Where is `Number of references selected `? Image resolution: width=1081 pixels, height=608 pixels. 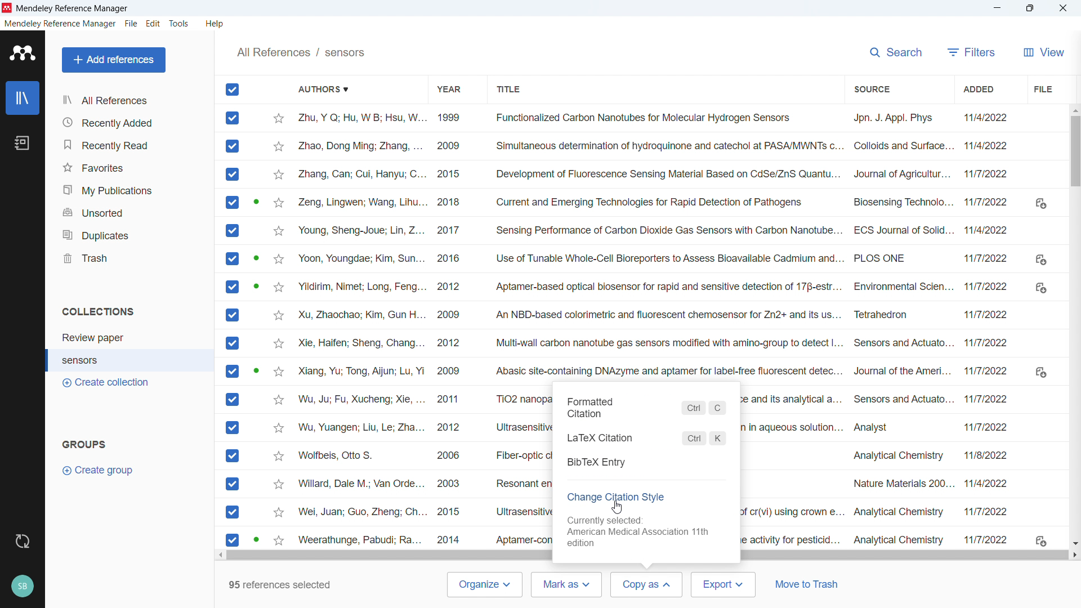 Number of references selected  is located at coordinates (280, 583).